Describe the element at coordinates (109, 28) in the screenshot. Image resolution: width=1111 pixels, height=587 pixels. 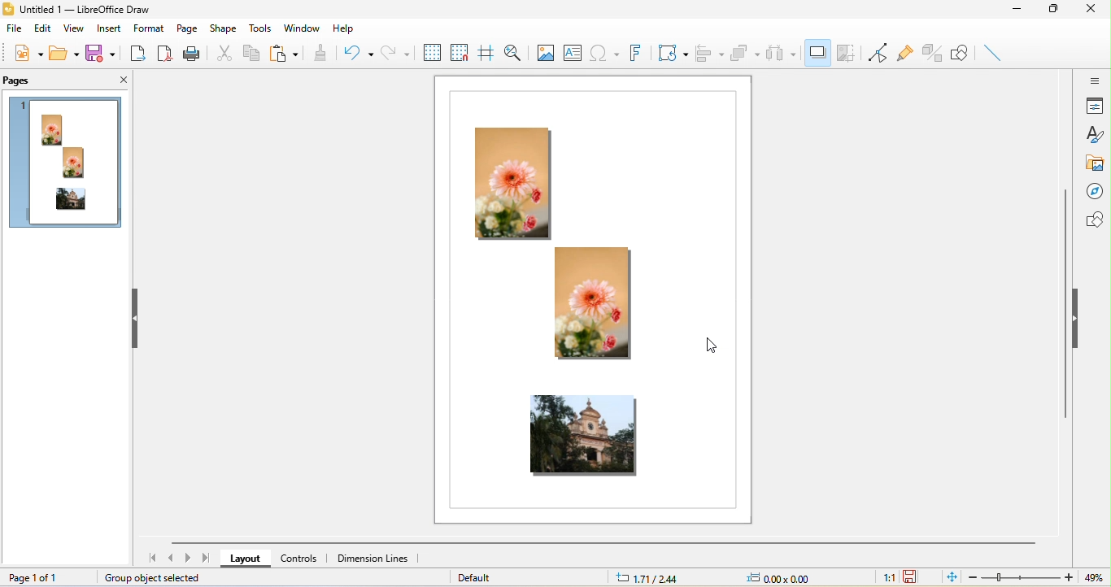
I see `insert` at that location.